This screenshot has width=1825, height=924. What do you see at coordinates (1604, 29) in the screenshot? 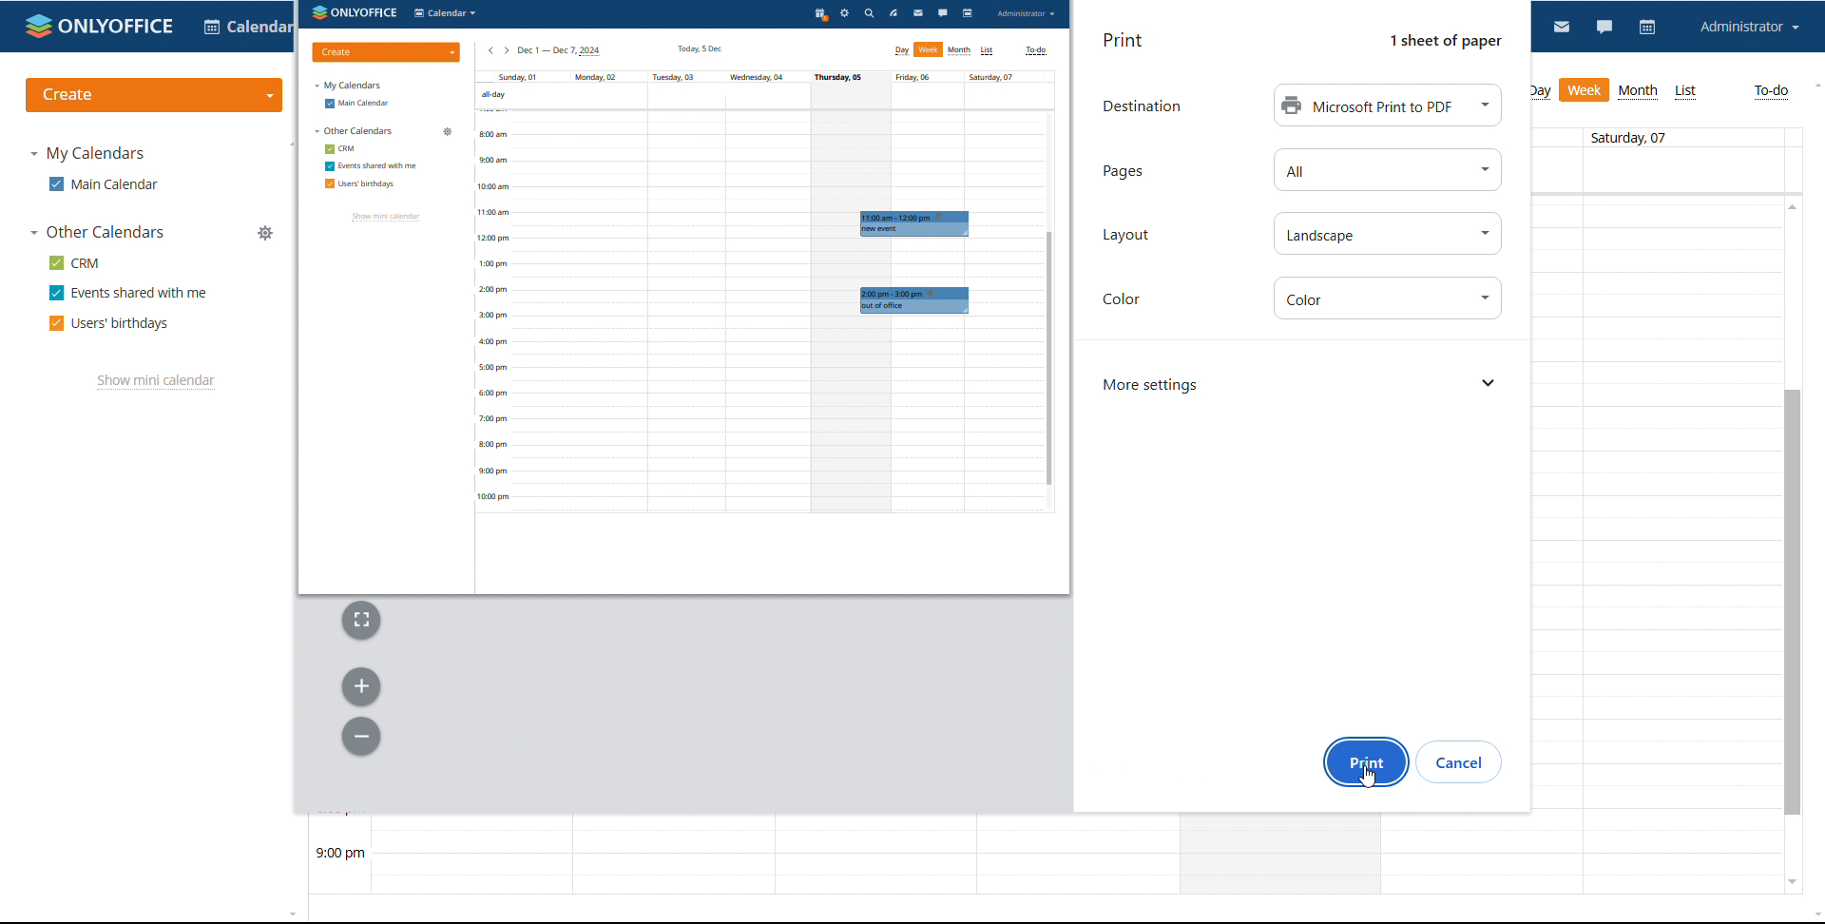
I see `chat` at bounding box center [1604, 29].